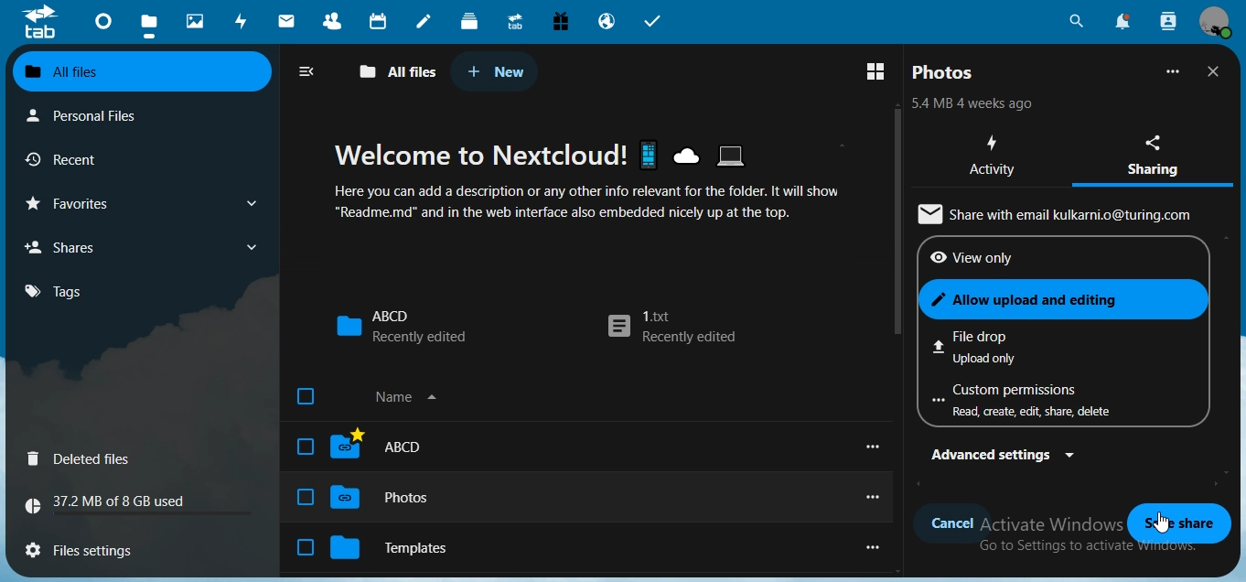 Image resolution: width=1246 pixels, height=582 pixels. Describe the element at coordinates (94, 160) in the screenshot. I see `recent` at that location.